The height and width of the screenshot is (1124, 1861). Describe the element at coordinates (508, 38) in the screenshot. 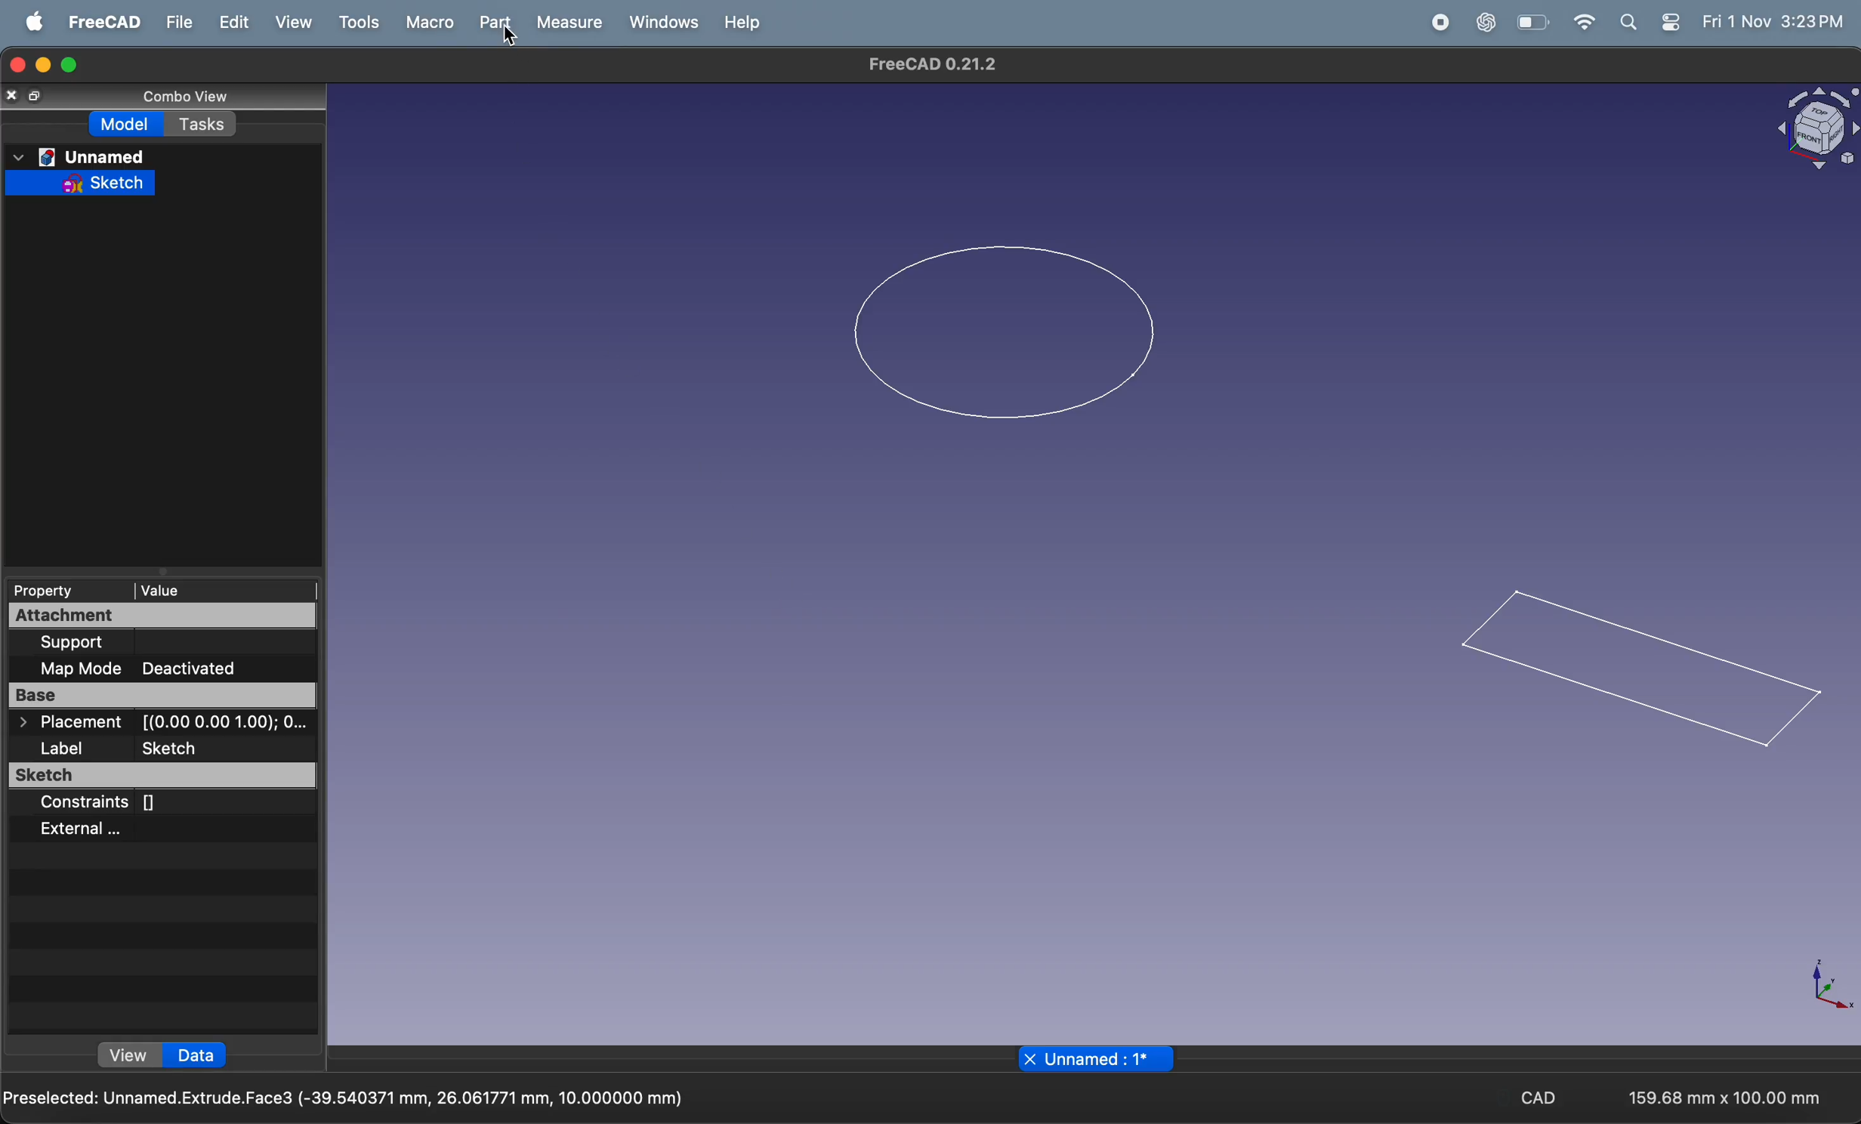

I see `cursor` at that location.